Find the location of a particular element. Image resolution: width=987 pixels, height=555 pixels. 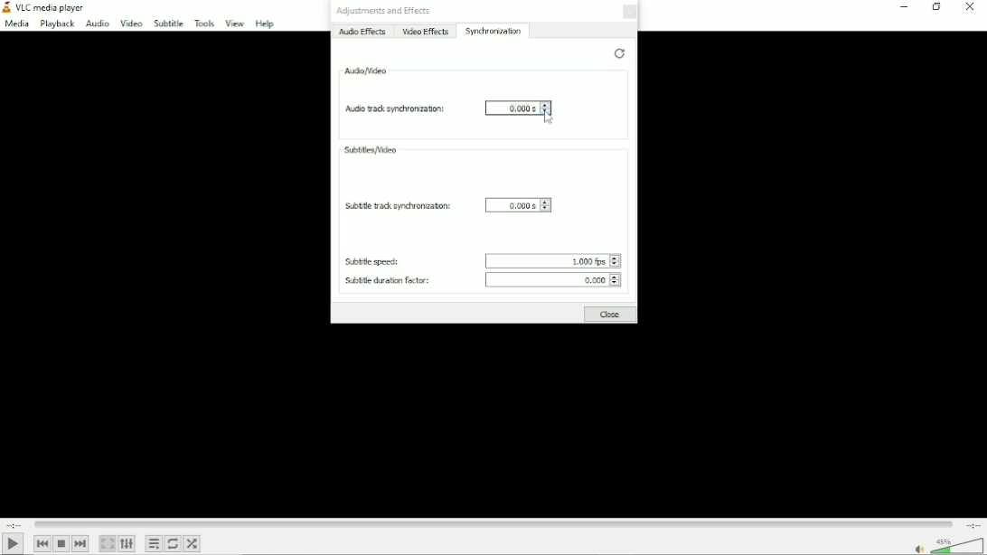

Media is located at coordinates (16, 24).